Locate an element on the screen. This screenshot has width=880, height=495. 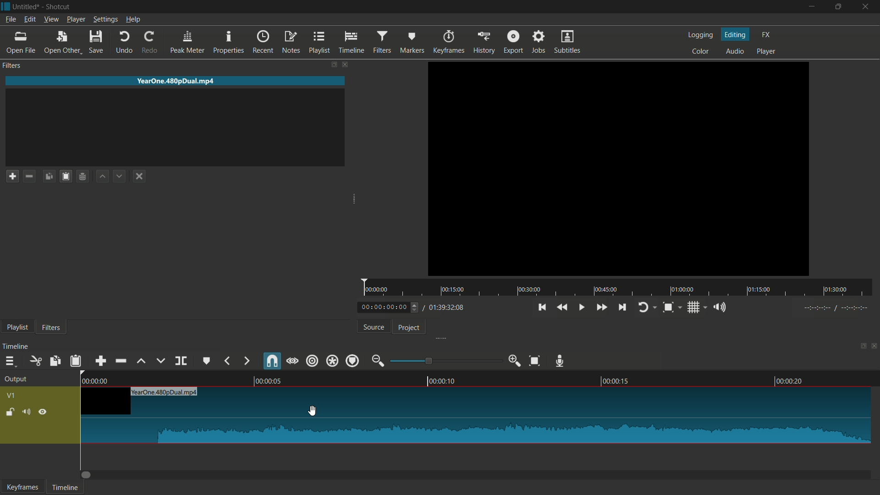
open other is located at coordinates (62, 42).